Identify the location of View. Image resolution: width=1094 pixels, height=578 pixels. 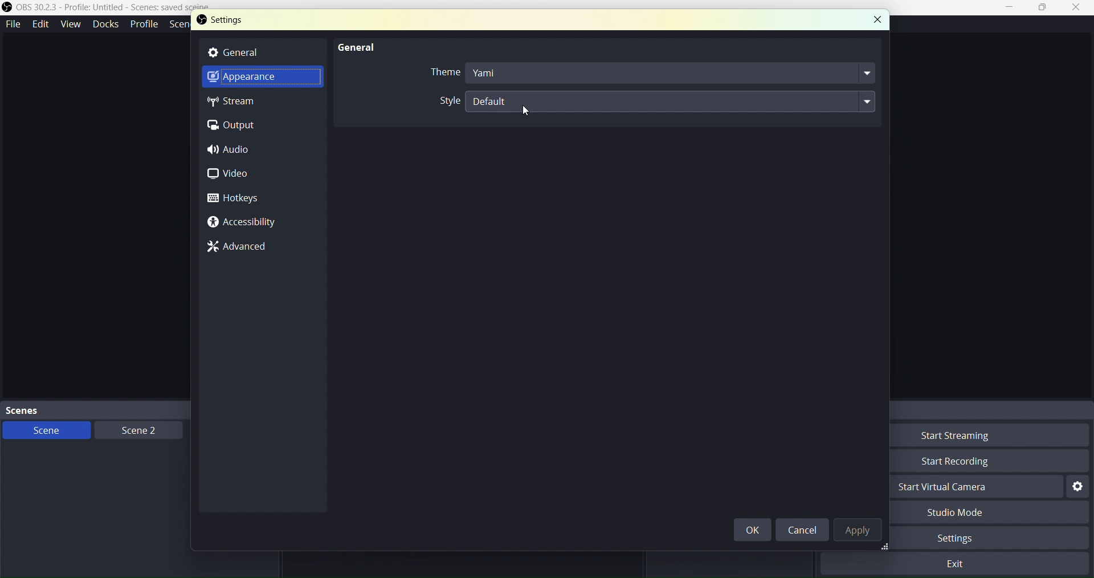
(69, 23).